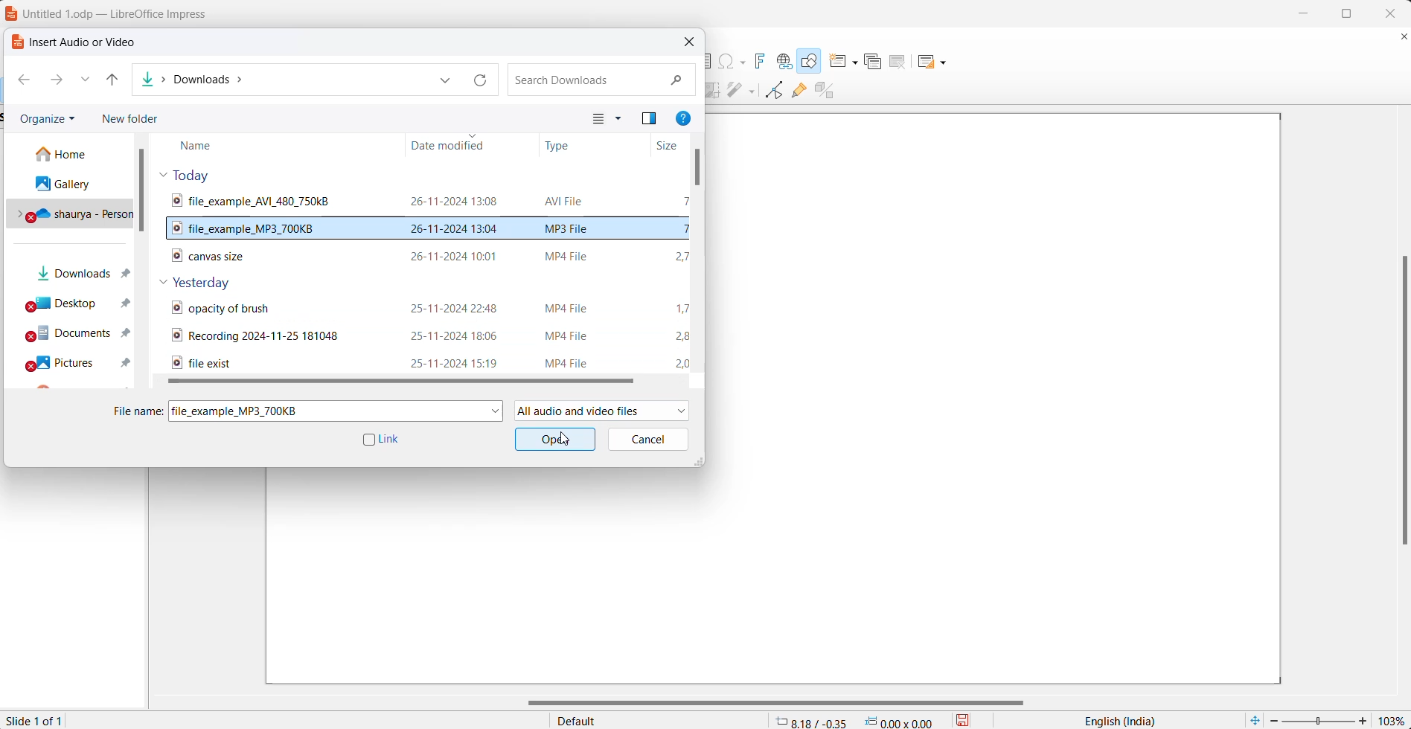 The height and width of the screenshot is (729, 1411). I want to click on get help, so click(687, 120).